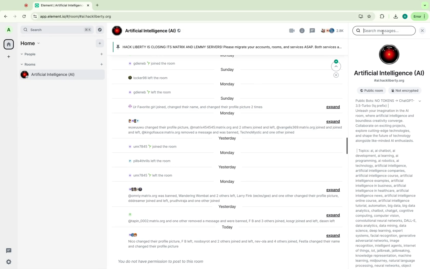 The height and width of the screenshot is (269, 430). What do you see at coordinates (383, 32) in the screenshot?
I see `cursor` at bounding box center [383, 32].